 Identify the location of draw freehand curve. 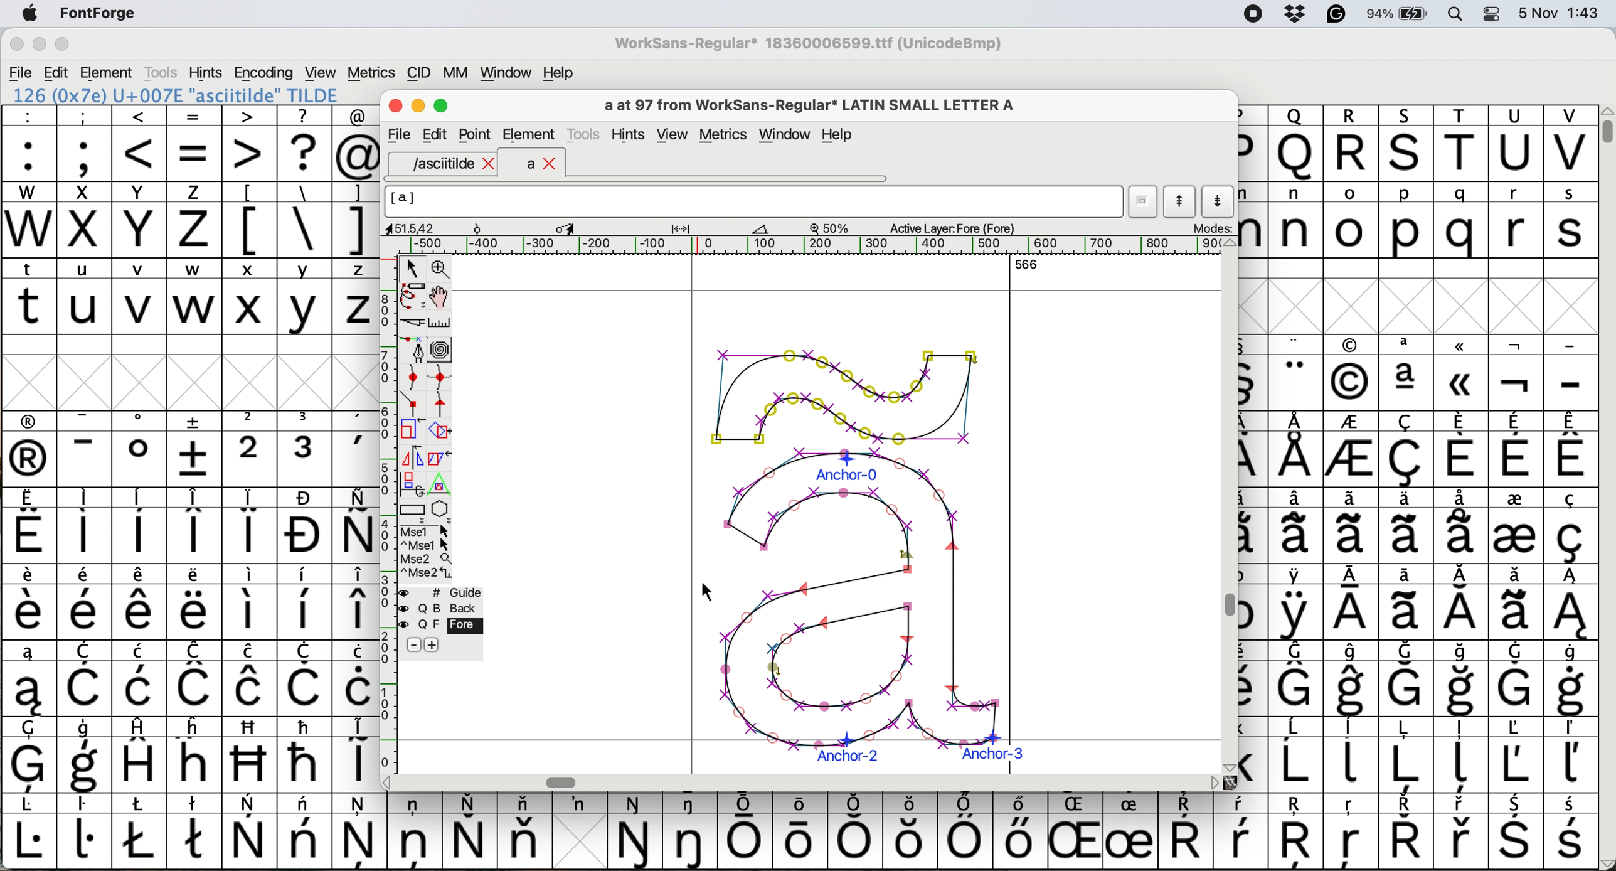
(412, 296).